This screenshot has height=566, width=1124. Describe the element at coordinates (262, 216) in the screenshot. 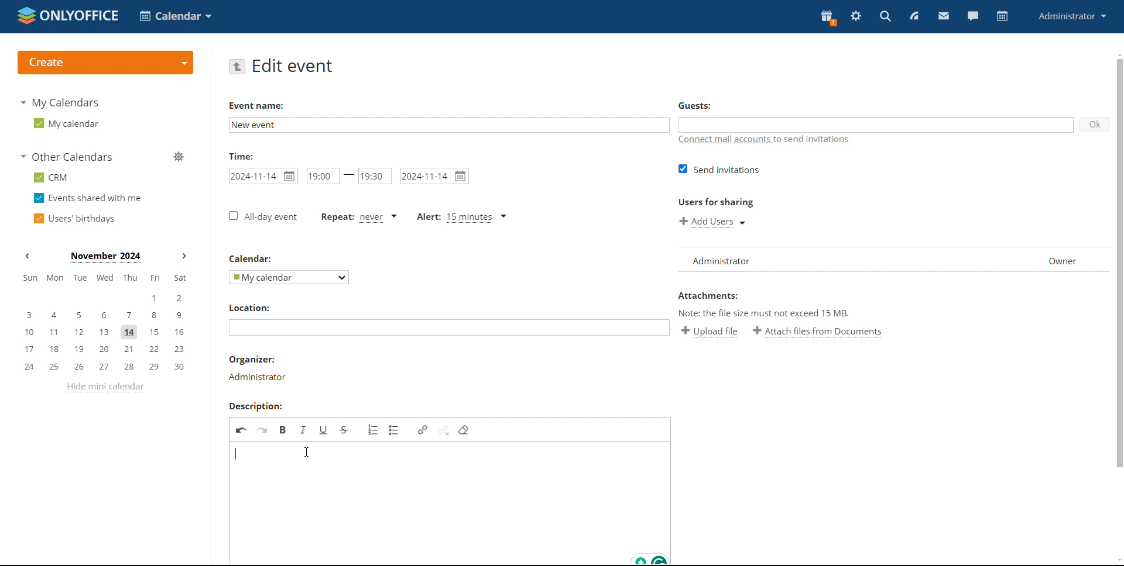

I see `all-day event checkbox` at that location.